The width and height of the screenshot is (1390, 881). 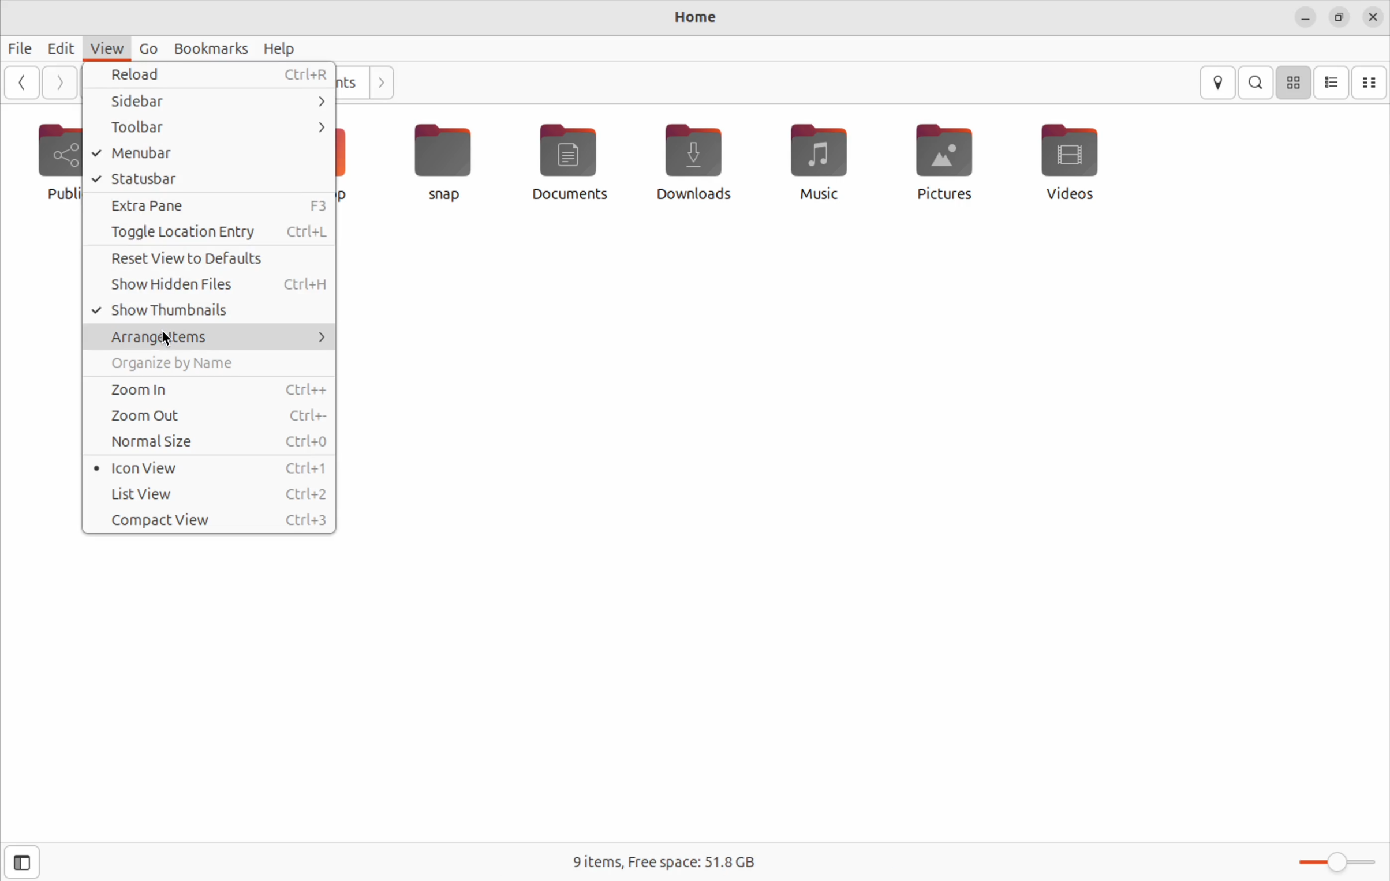 What do you see at coordinates (146, 46) in the screenshot?
I see `Go` at bounding box center [146, 46].